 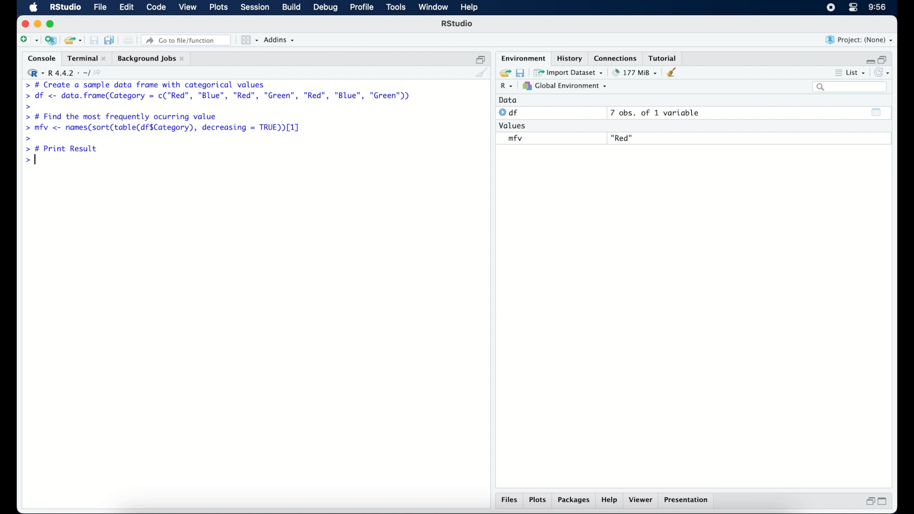 What do you see at coordinates (51, 40) in the screenshot?
I see `create a project` at bounding box center [51, 40].